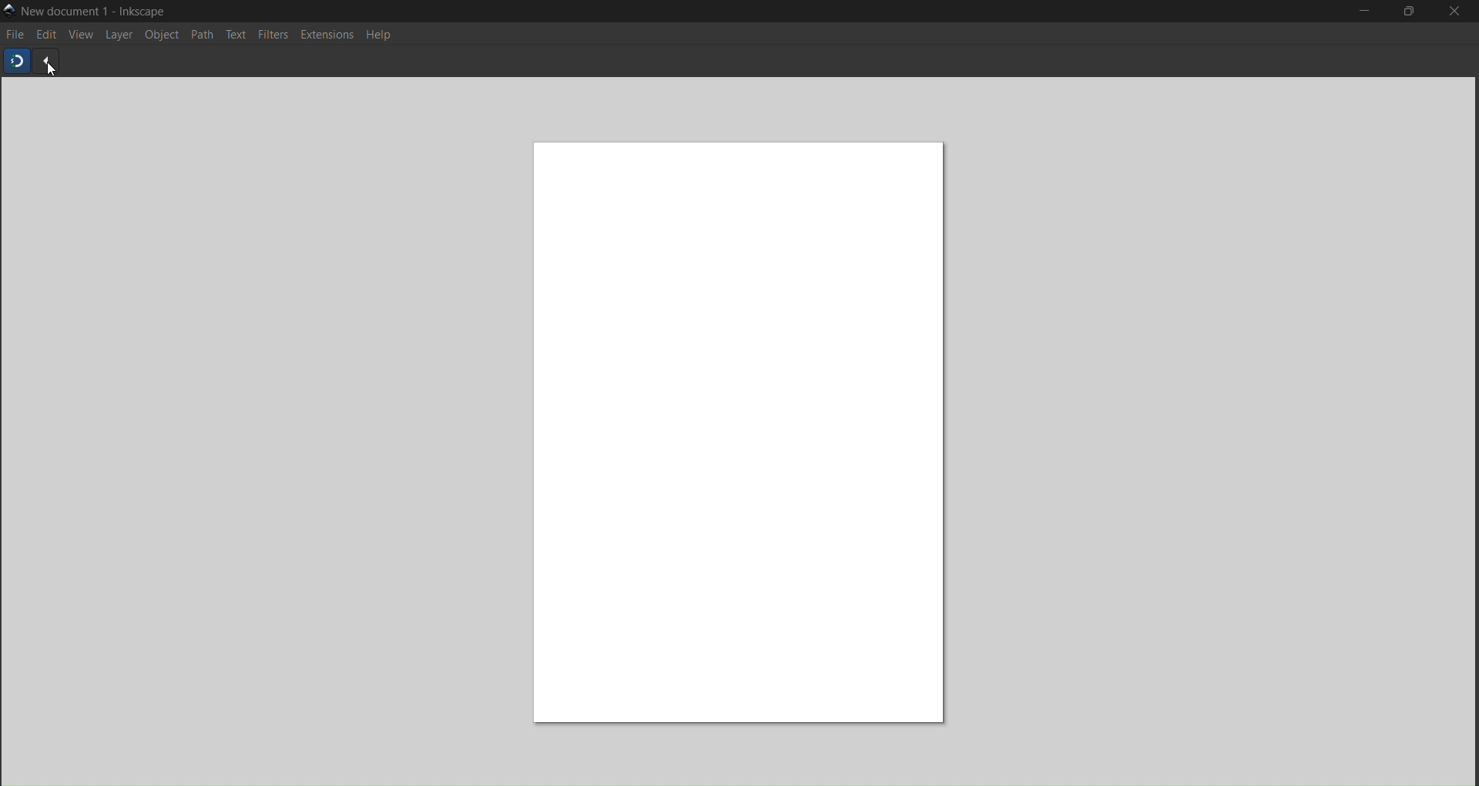 This screenshot has height=786, width=1479. Describe the element at coordinates (15, 35) in the screenshot. I see `File` at that location.